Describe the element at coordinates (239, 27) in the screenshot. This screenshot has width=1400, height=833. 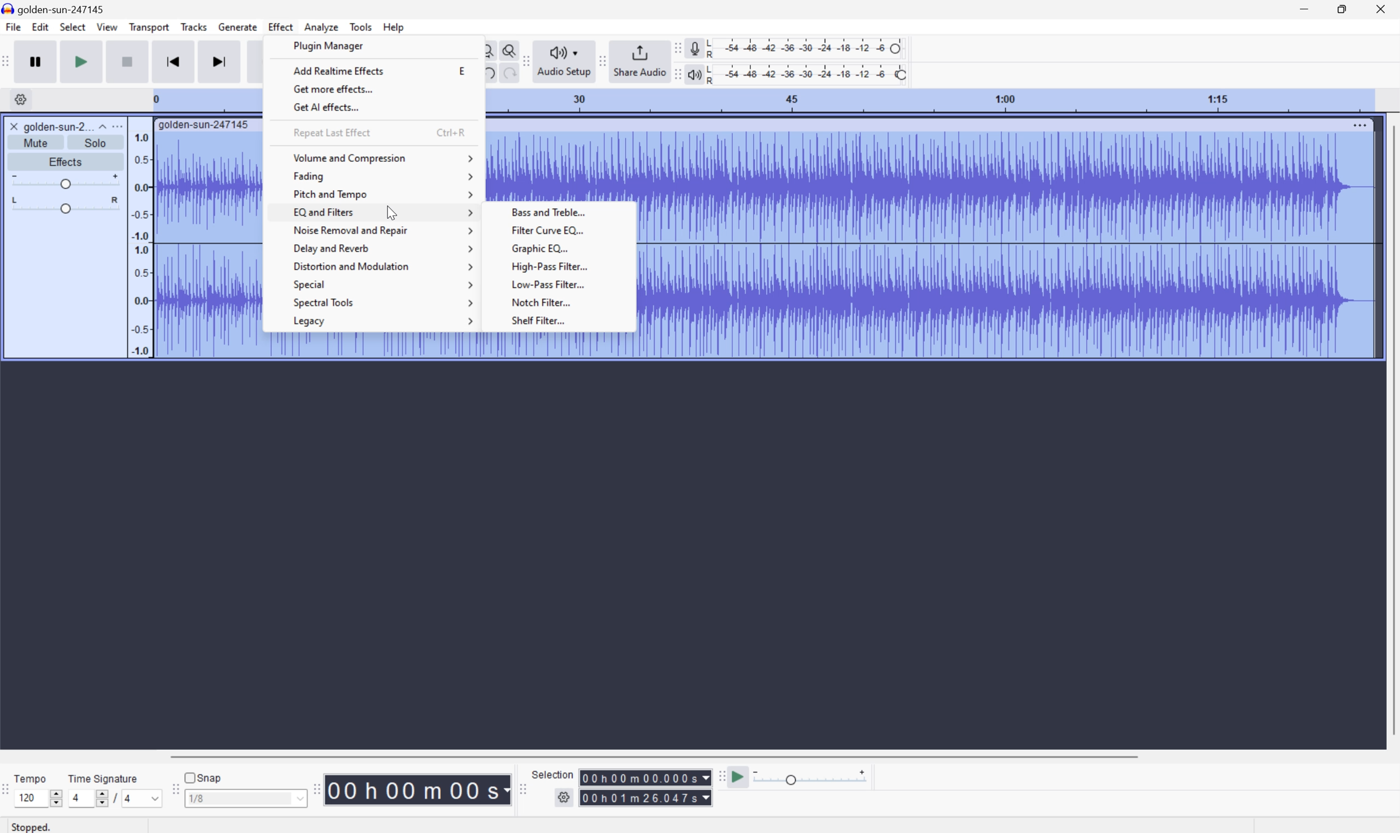
I see `Generate` at that location.